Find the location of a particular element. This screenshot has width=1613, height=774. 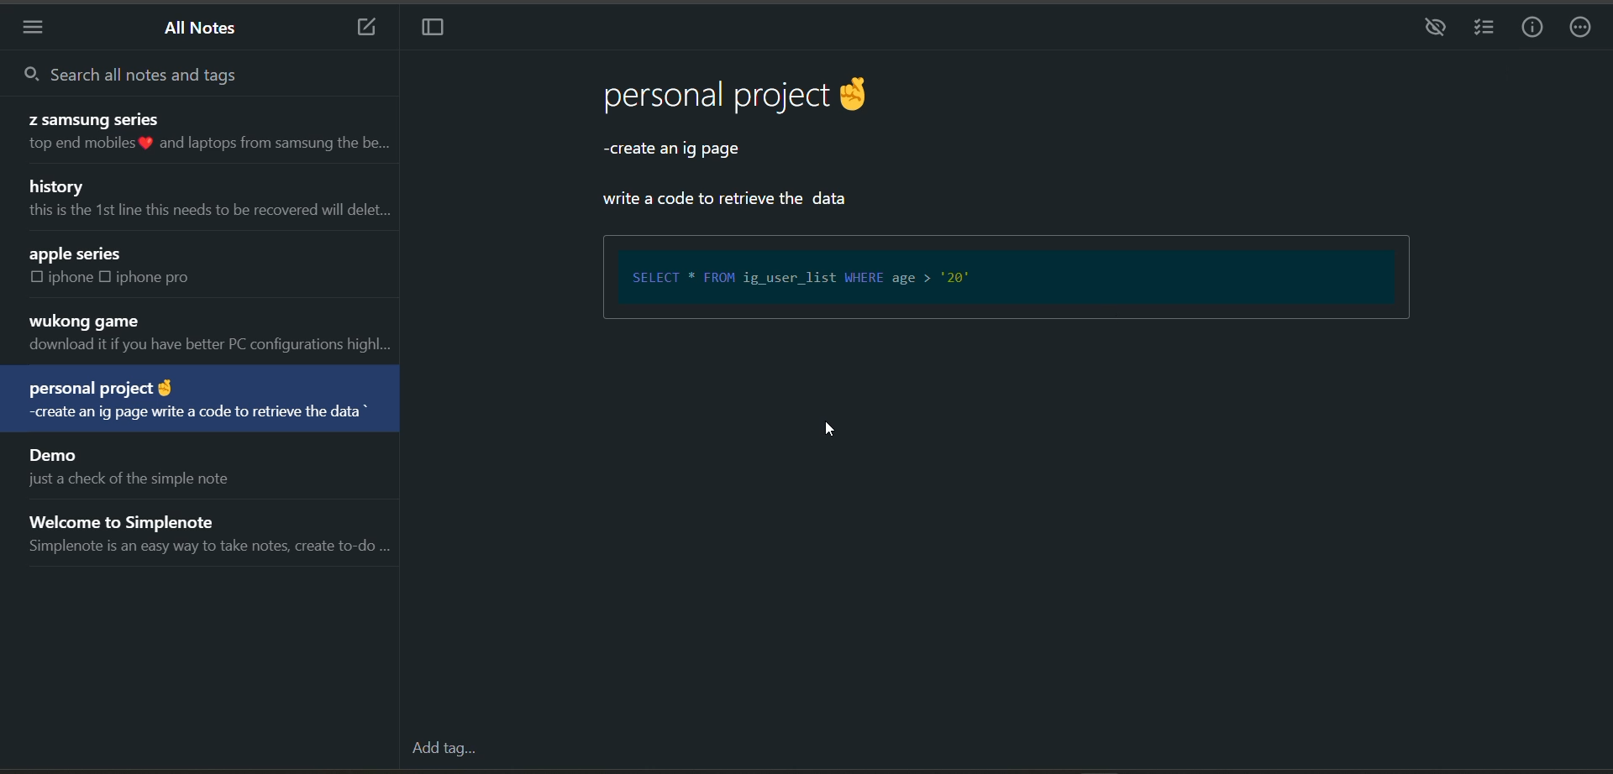

preview is located at coordinates (1432, 29).